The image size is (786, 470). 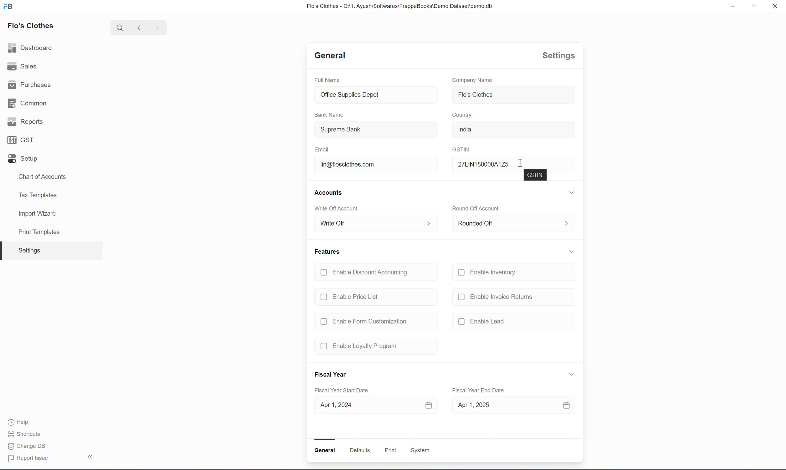 What do you see at coordinates (489, 273) in the screenshot?
I see `Enable Inventory` at bounding box center [489, 273].